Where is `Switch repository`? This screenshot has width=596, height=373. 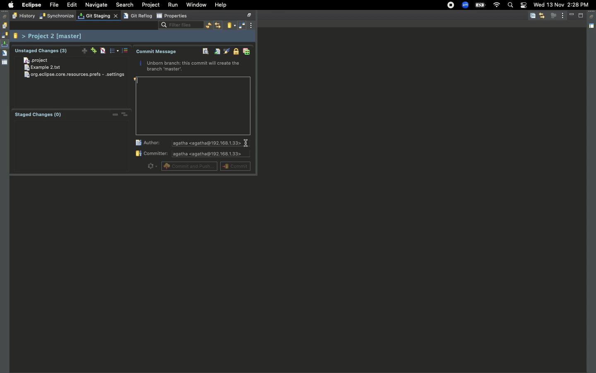
Switch repository is located at coordinates (231, 26).